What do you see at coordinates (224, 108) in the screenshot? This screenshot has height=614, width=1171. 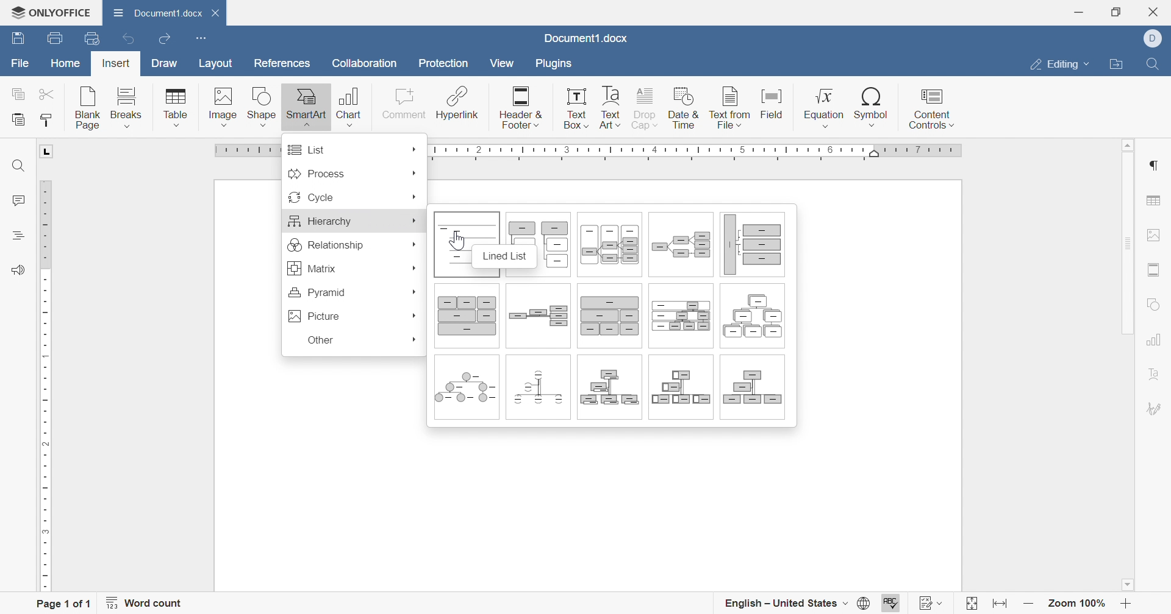 I see `Image` at bounding box center [224, 108].